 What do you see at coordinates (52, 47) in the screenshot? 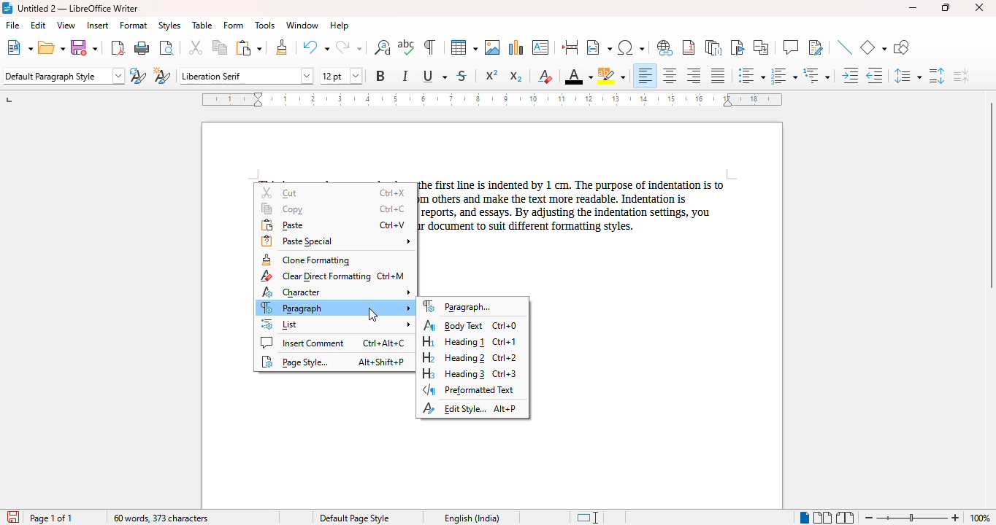
I see `open` at bounding box center [52, 47].